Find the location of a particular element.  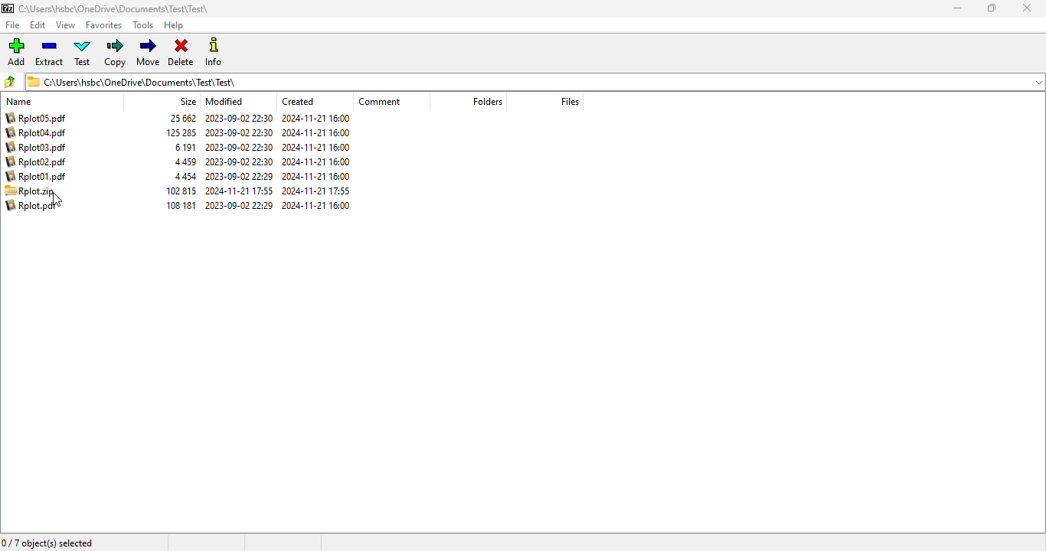

current folder is located at coordinates (534, 81).